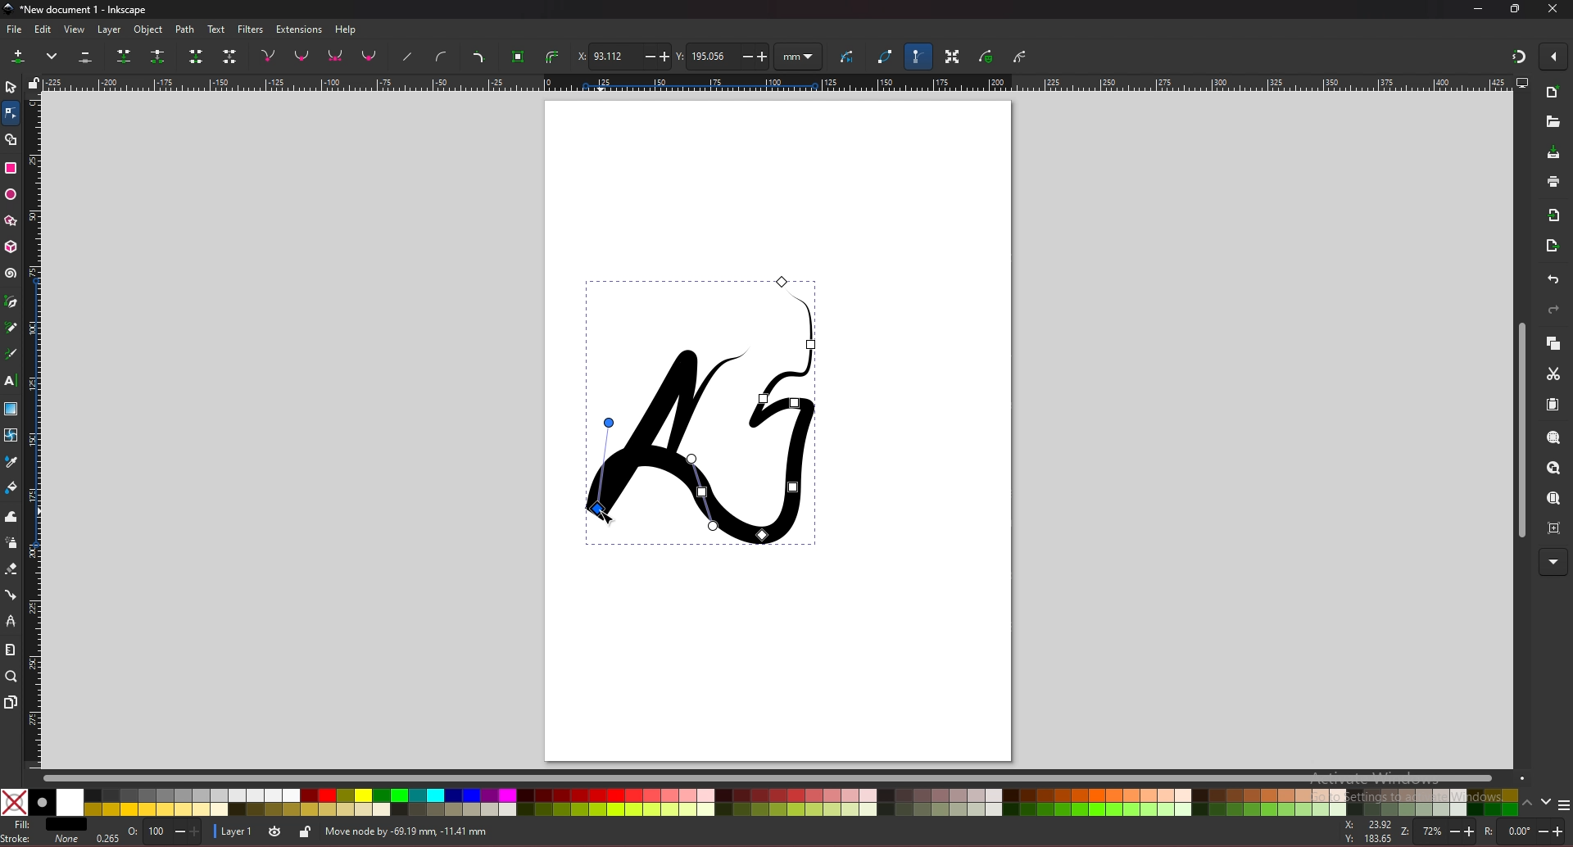 This screenshot has width=1573, height=847. What do you see at coordinates (11, 326) in the screenshot?
I see `pencil` at bounding box center [11, 326].